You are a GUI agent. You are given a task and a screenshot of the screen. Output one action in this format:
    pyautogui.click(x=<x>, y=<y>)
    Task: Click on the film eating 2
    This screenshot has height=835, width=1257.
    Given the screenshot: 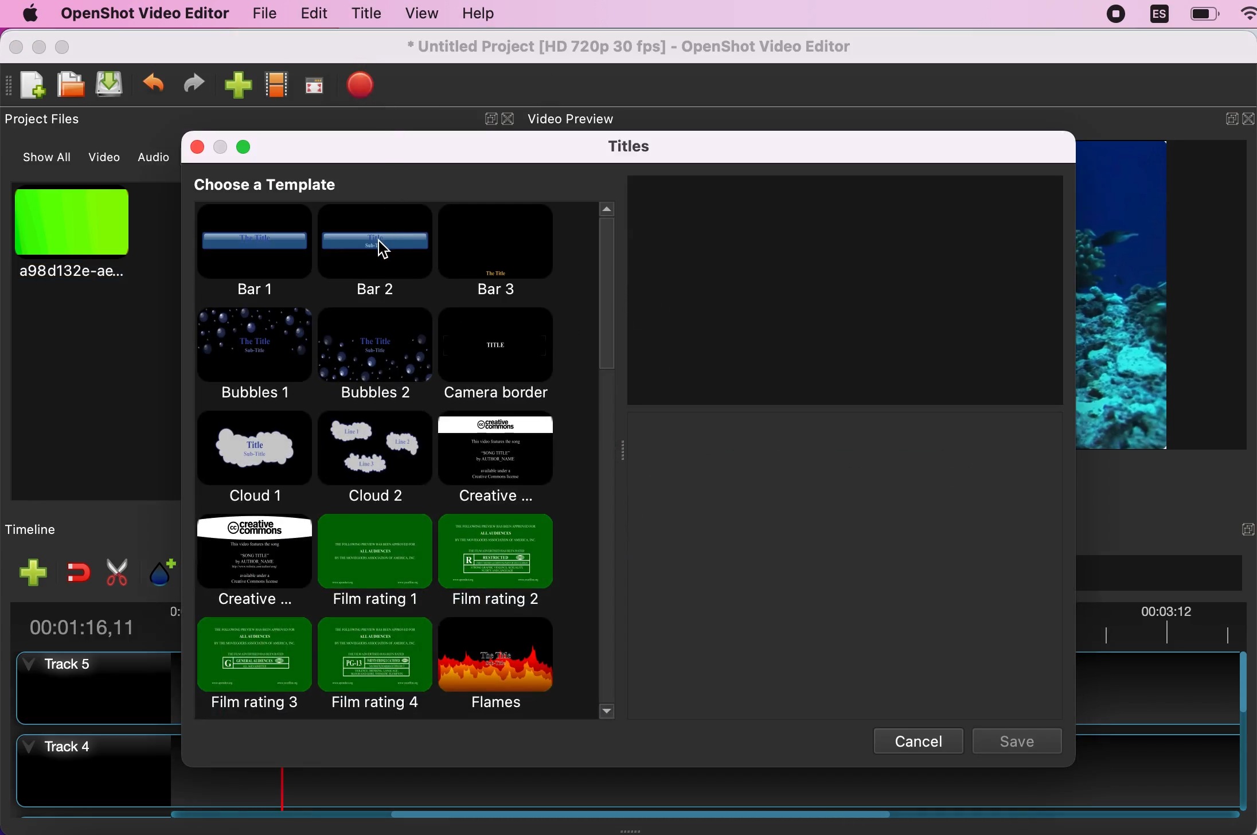 What is the action you would take?
    pyautogui.click(x=509, y=558)
    